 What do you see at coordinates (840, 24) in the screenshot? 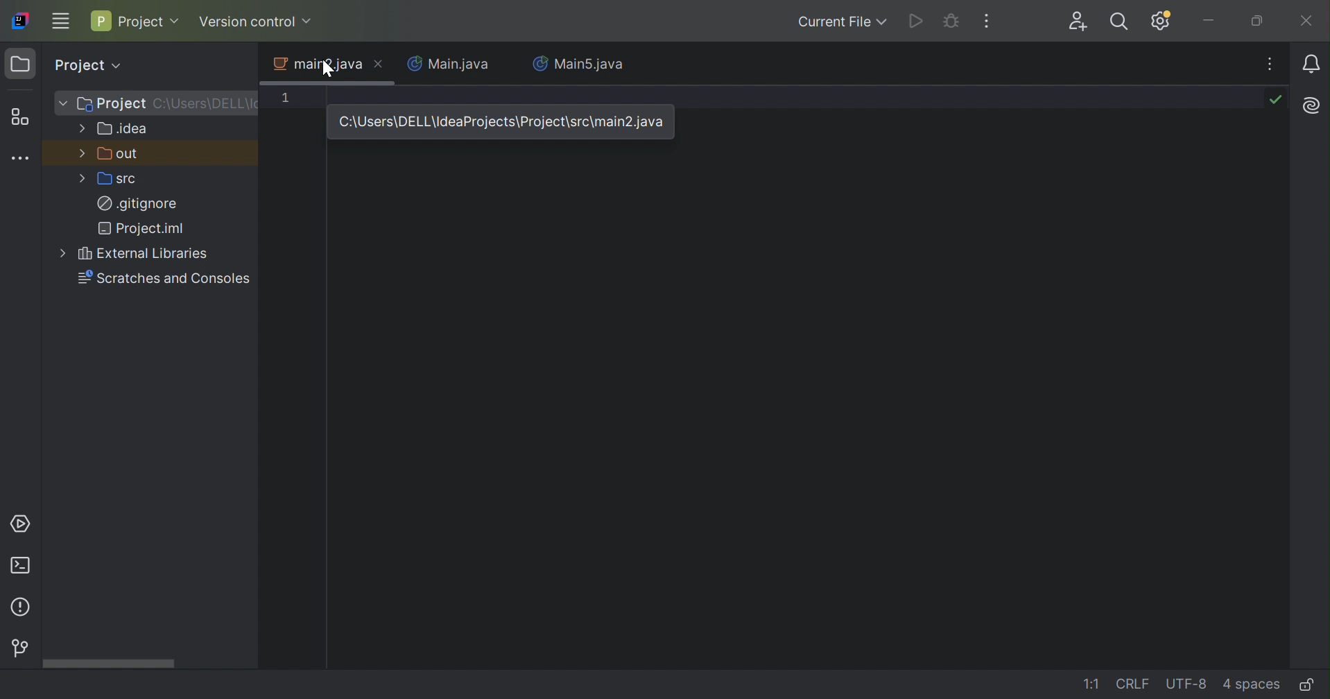
I see `Current file` at bounding box center [840, 24].